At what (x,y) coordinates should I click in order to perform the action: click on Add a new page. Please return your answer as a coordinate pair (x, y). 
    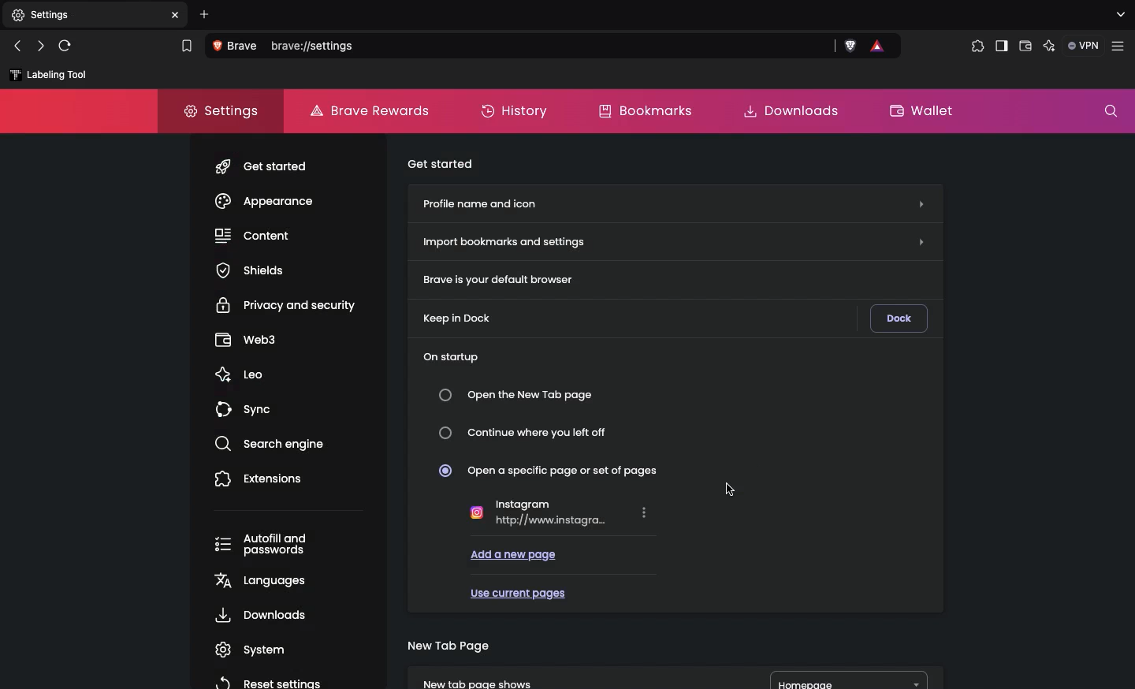
    Looking at the image, I should click on (514, 553).